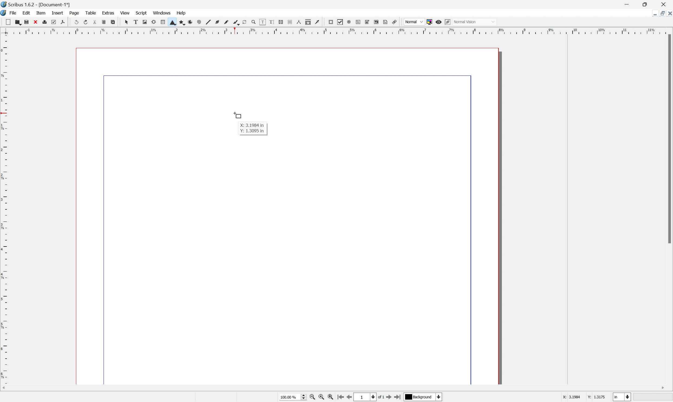 This screenshot has width=673, height=402. I want to click on Restore Down, so click(660, 14).